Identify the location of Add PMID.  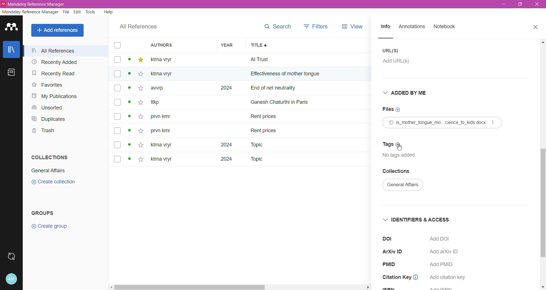
(444, 264).